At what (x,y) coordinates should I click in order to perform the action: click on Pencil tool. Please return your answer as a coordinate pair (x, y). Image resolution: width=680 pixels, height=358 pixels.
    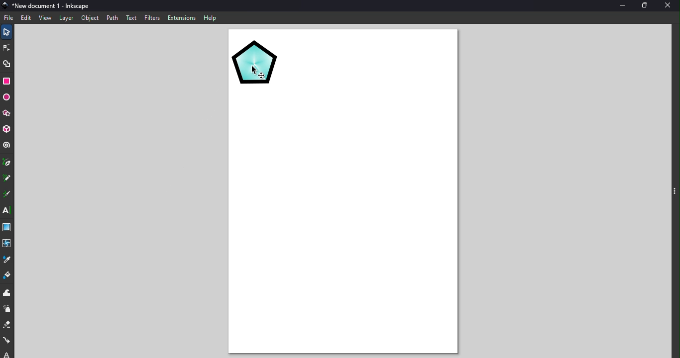
    Looking at the image, I should click on (6, 178).